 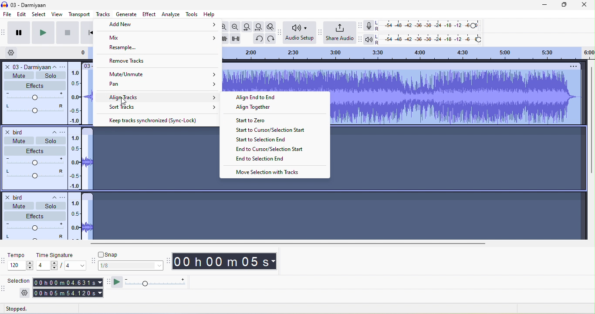 I want to click on 00 h 00 m 05 s, so click(x=229, y=262).